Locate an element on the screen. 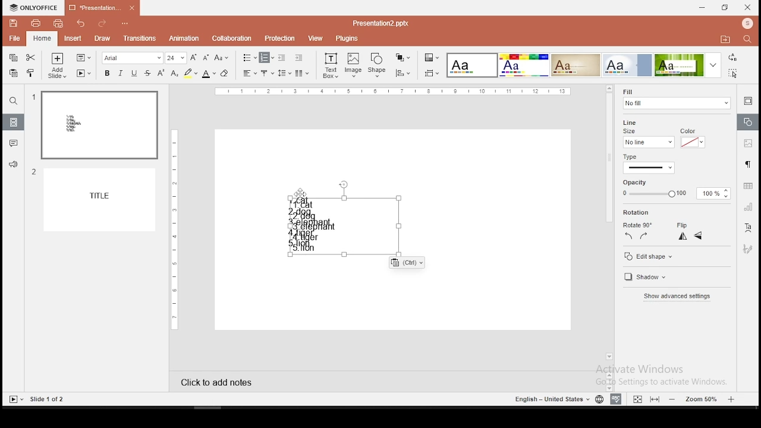  slides is located at coordinates (14, 122).